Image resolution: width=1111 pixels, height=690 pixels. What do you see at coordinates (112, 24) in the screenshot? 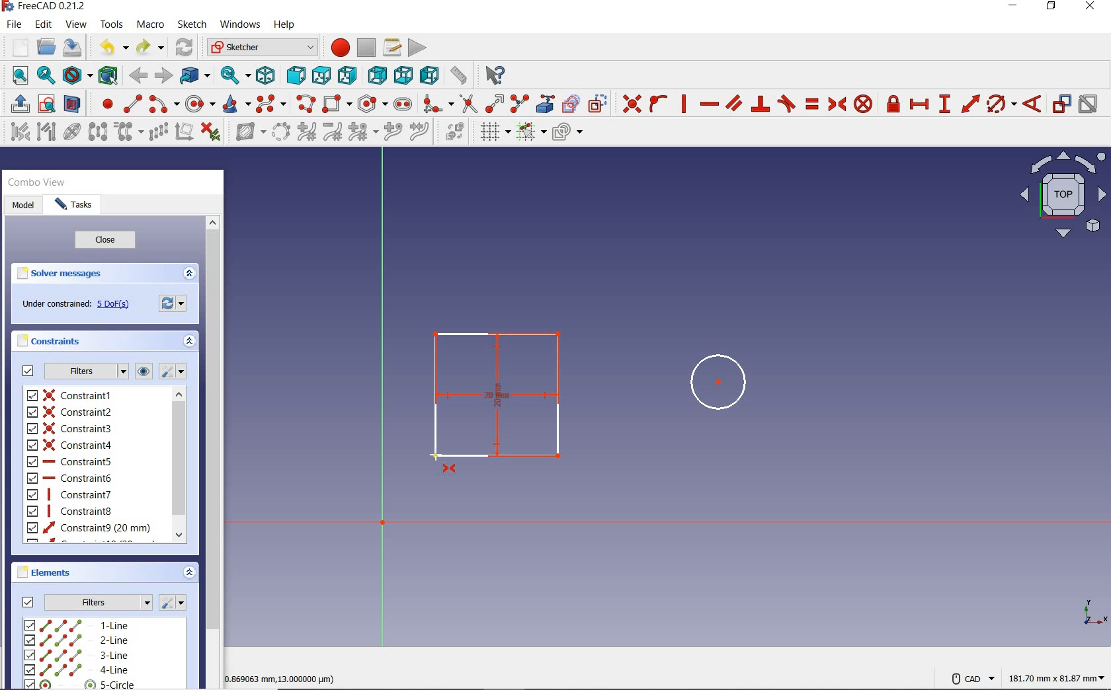
I see `tools` at bounding box center [112, 24].